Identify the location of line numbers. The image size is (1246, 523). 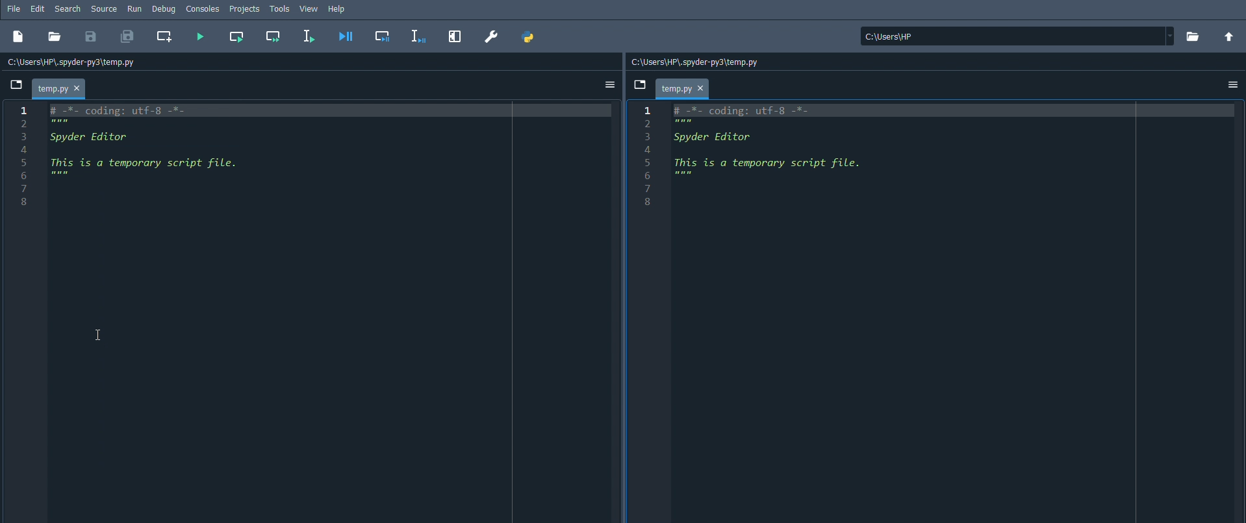
(25, 157).